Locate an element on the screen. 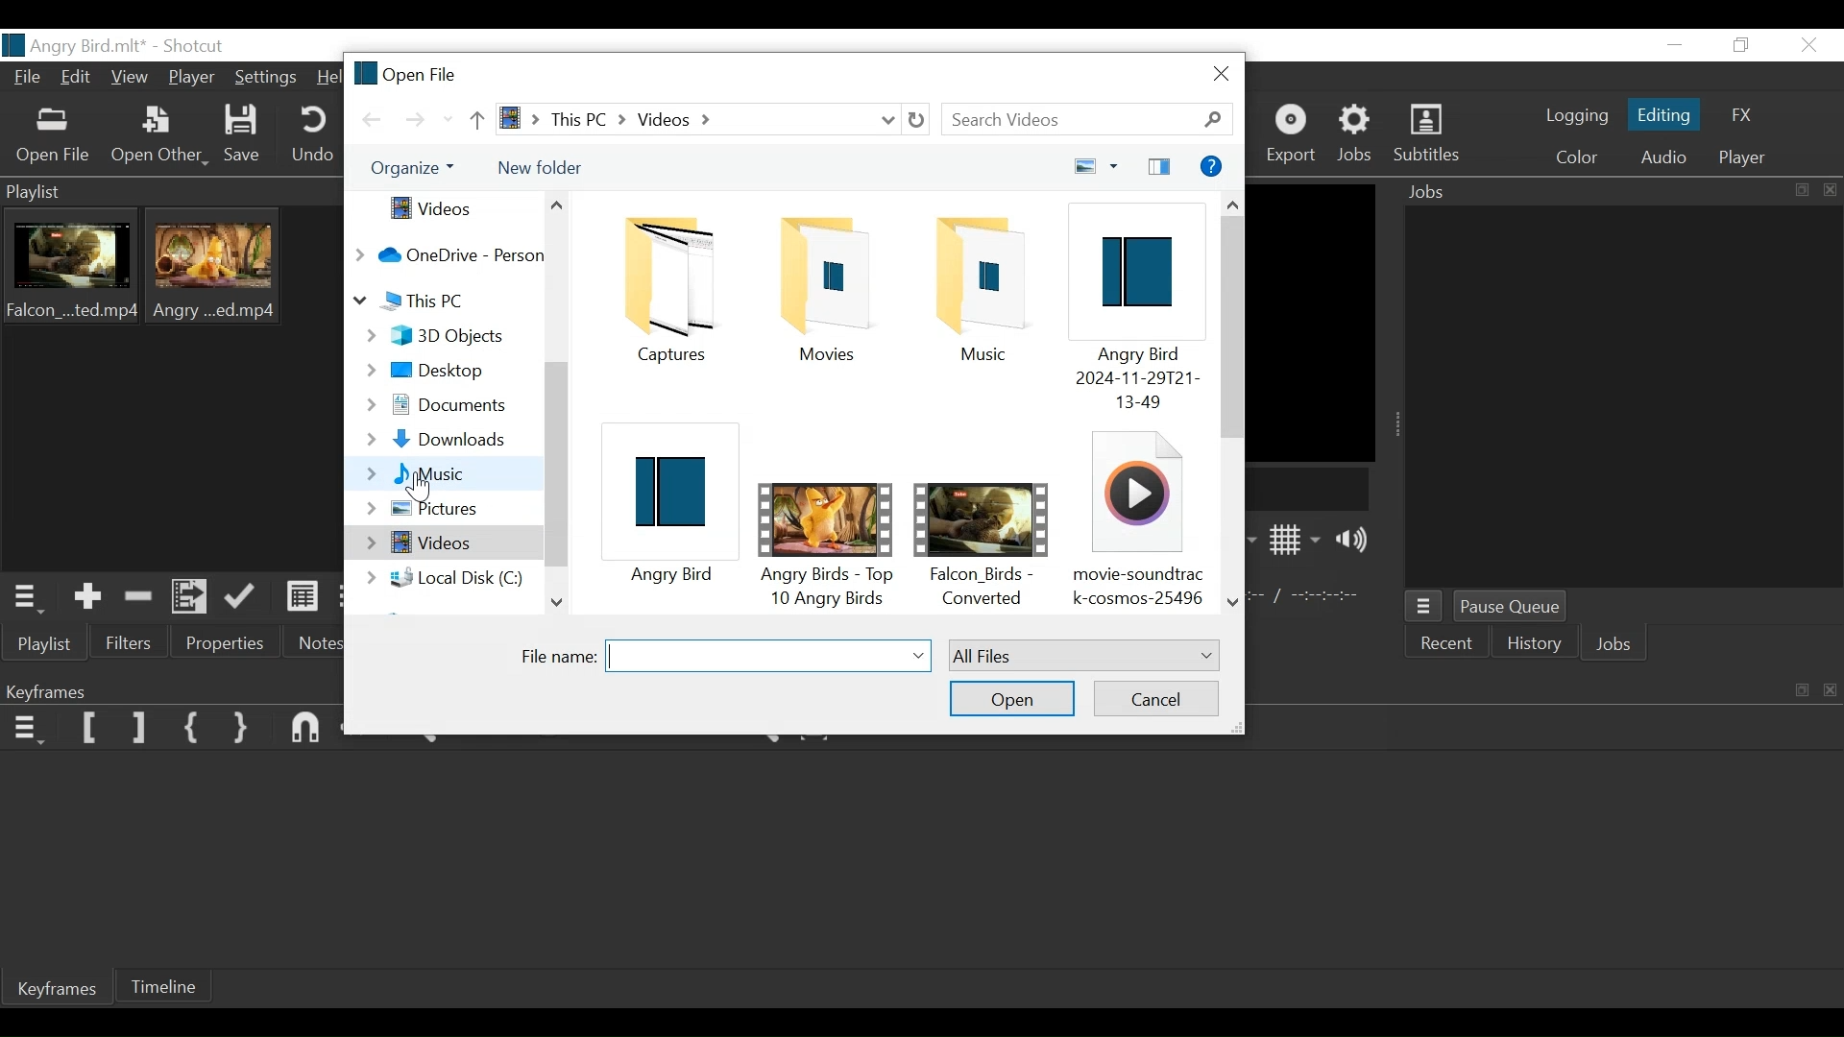 The height and width of the screenshot is (1037, 1844). Documents is located at coordinates (440, 406).